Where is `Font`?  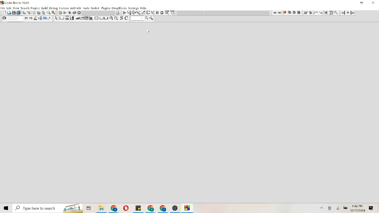 Font is located at coordinates (45, 18).